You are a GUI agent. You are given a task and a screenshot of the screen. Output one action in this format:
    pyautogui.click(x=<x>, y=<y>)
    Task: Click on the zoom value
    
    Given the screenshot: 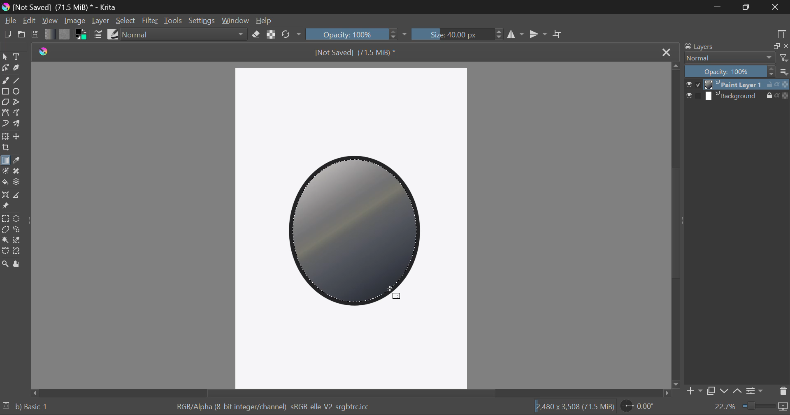 What is the action you would take?
    pyautogui.click(x=726, y=407)
    